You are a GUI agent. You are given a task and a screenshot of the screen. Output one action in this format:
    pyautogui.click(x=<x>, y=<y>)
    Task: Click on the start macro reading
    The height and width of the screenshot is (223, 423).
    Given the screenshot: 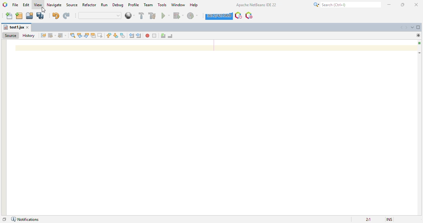 What is the action you would take?
    pyautogui.click(x=148, y=36)
    